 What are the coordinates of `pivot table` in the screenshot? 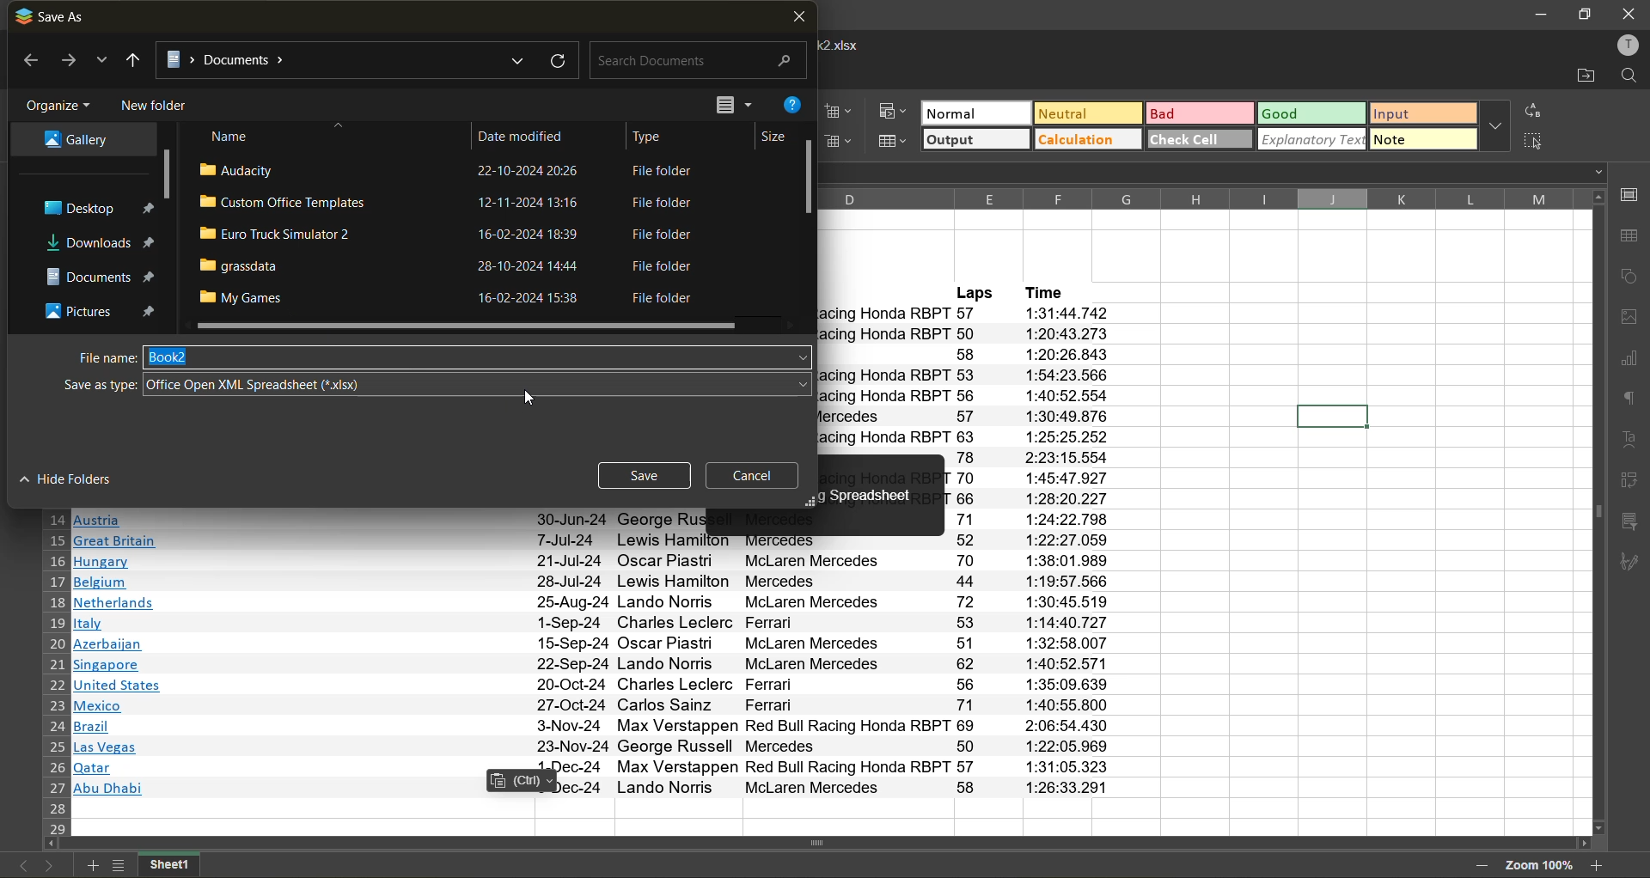 It's located at (1631, 484).